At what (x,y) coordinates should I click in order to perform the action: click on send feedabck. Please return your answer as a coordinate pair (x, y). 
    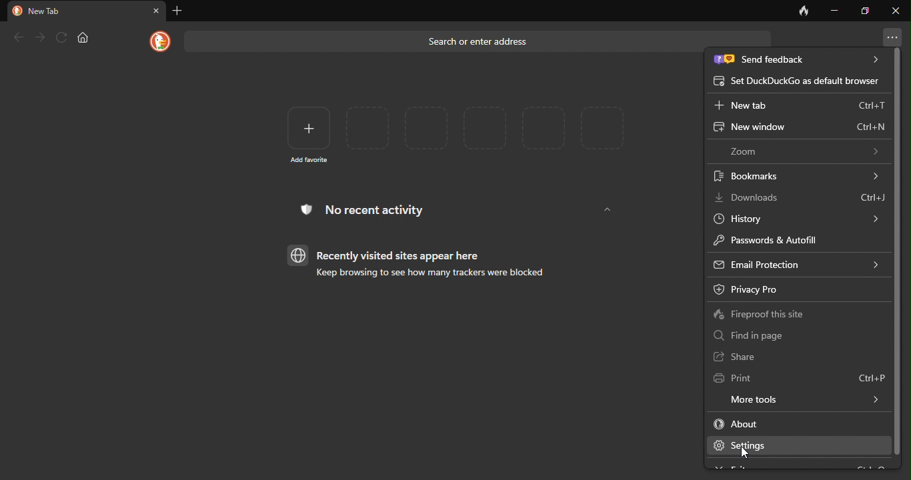
    Looking at the image, I should click on (798, 59).